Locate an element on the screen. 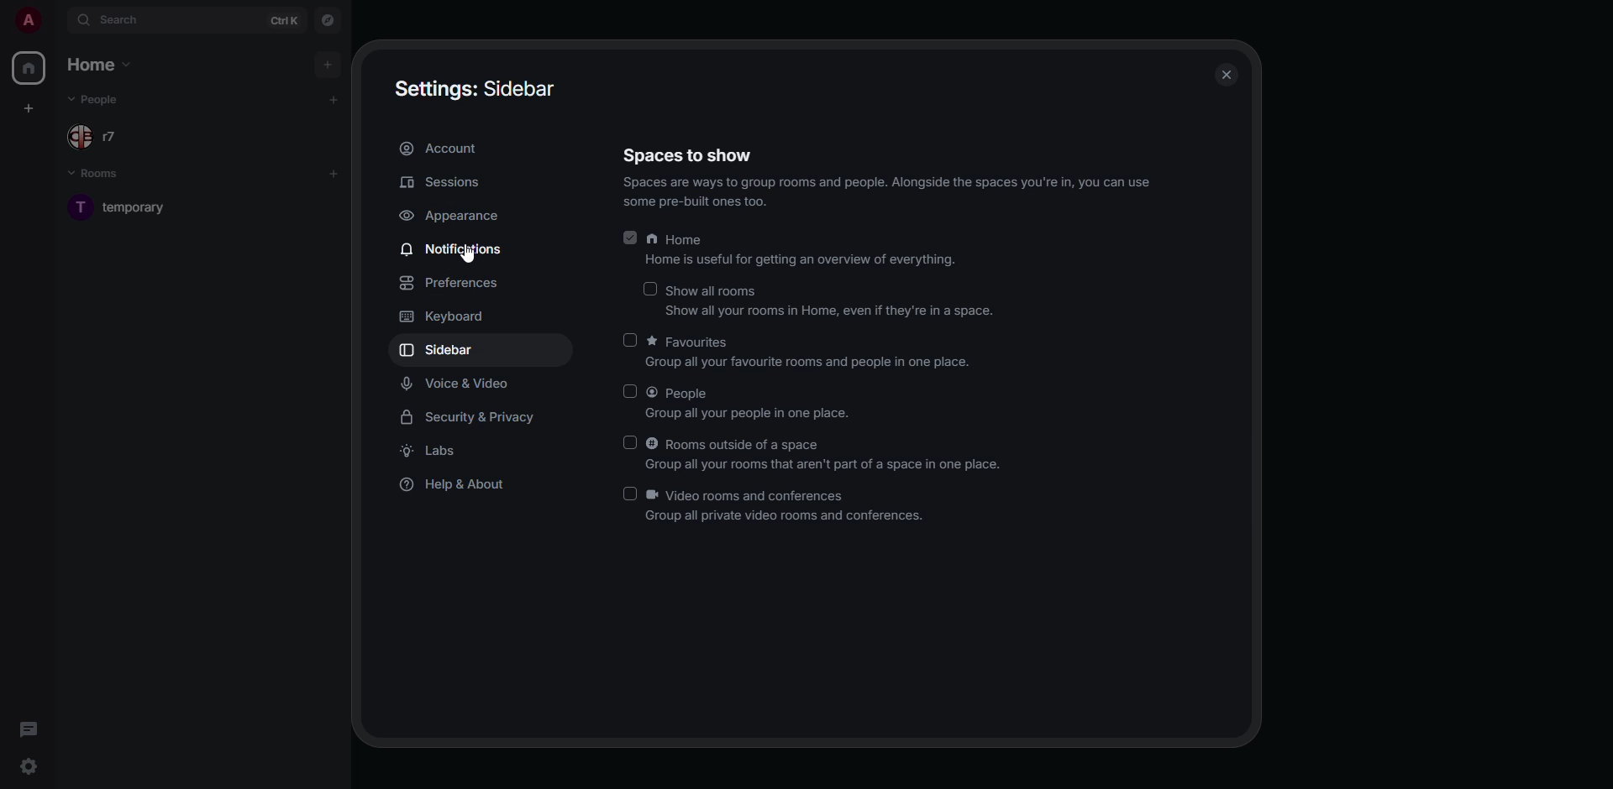  threads is located at coordinates (29, 729).